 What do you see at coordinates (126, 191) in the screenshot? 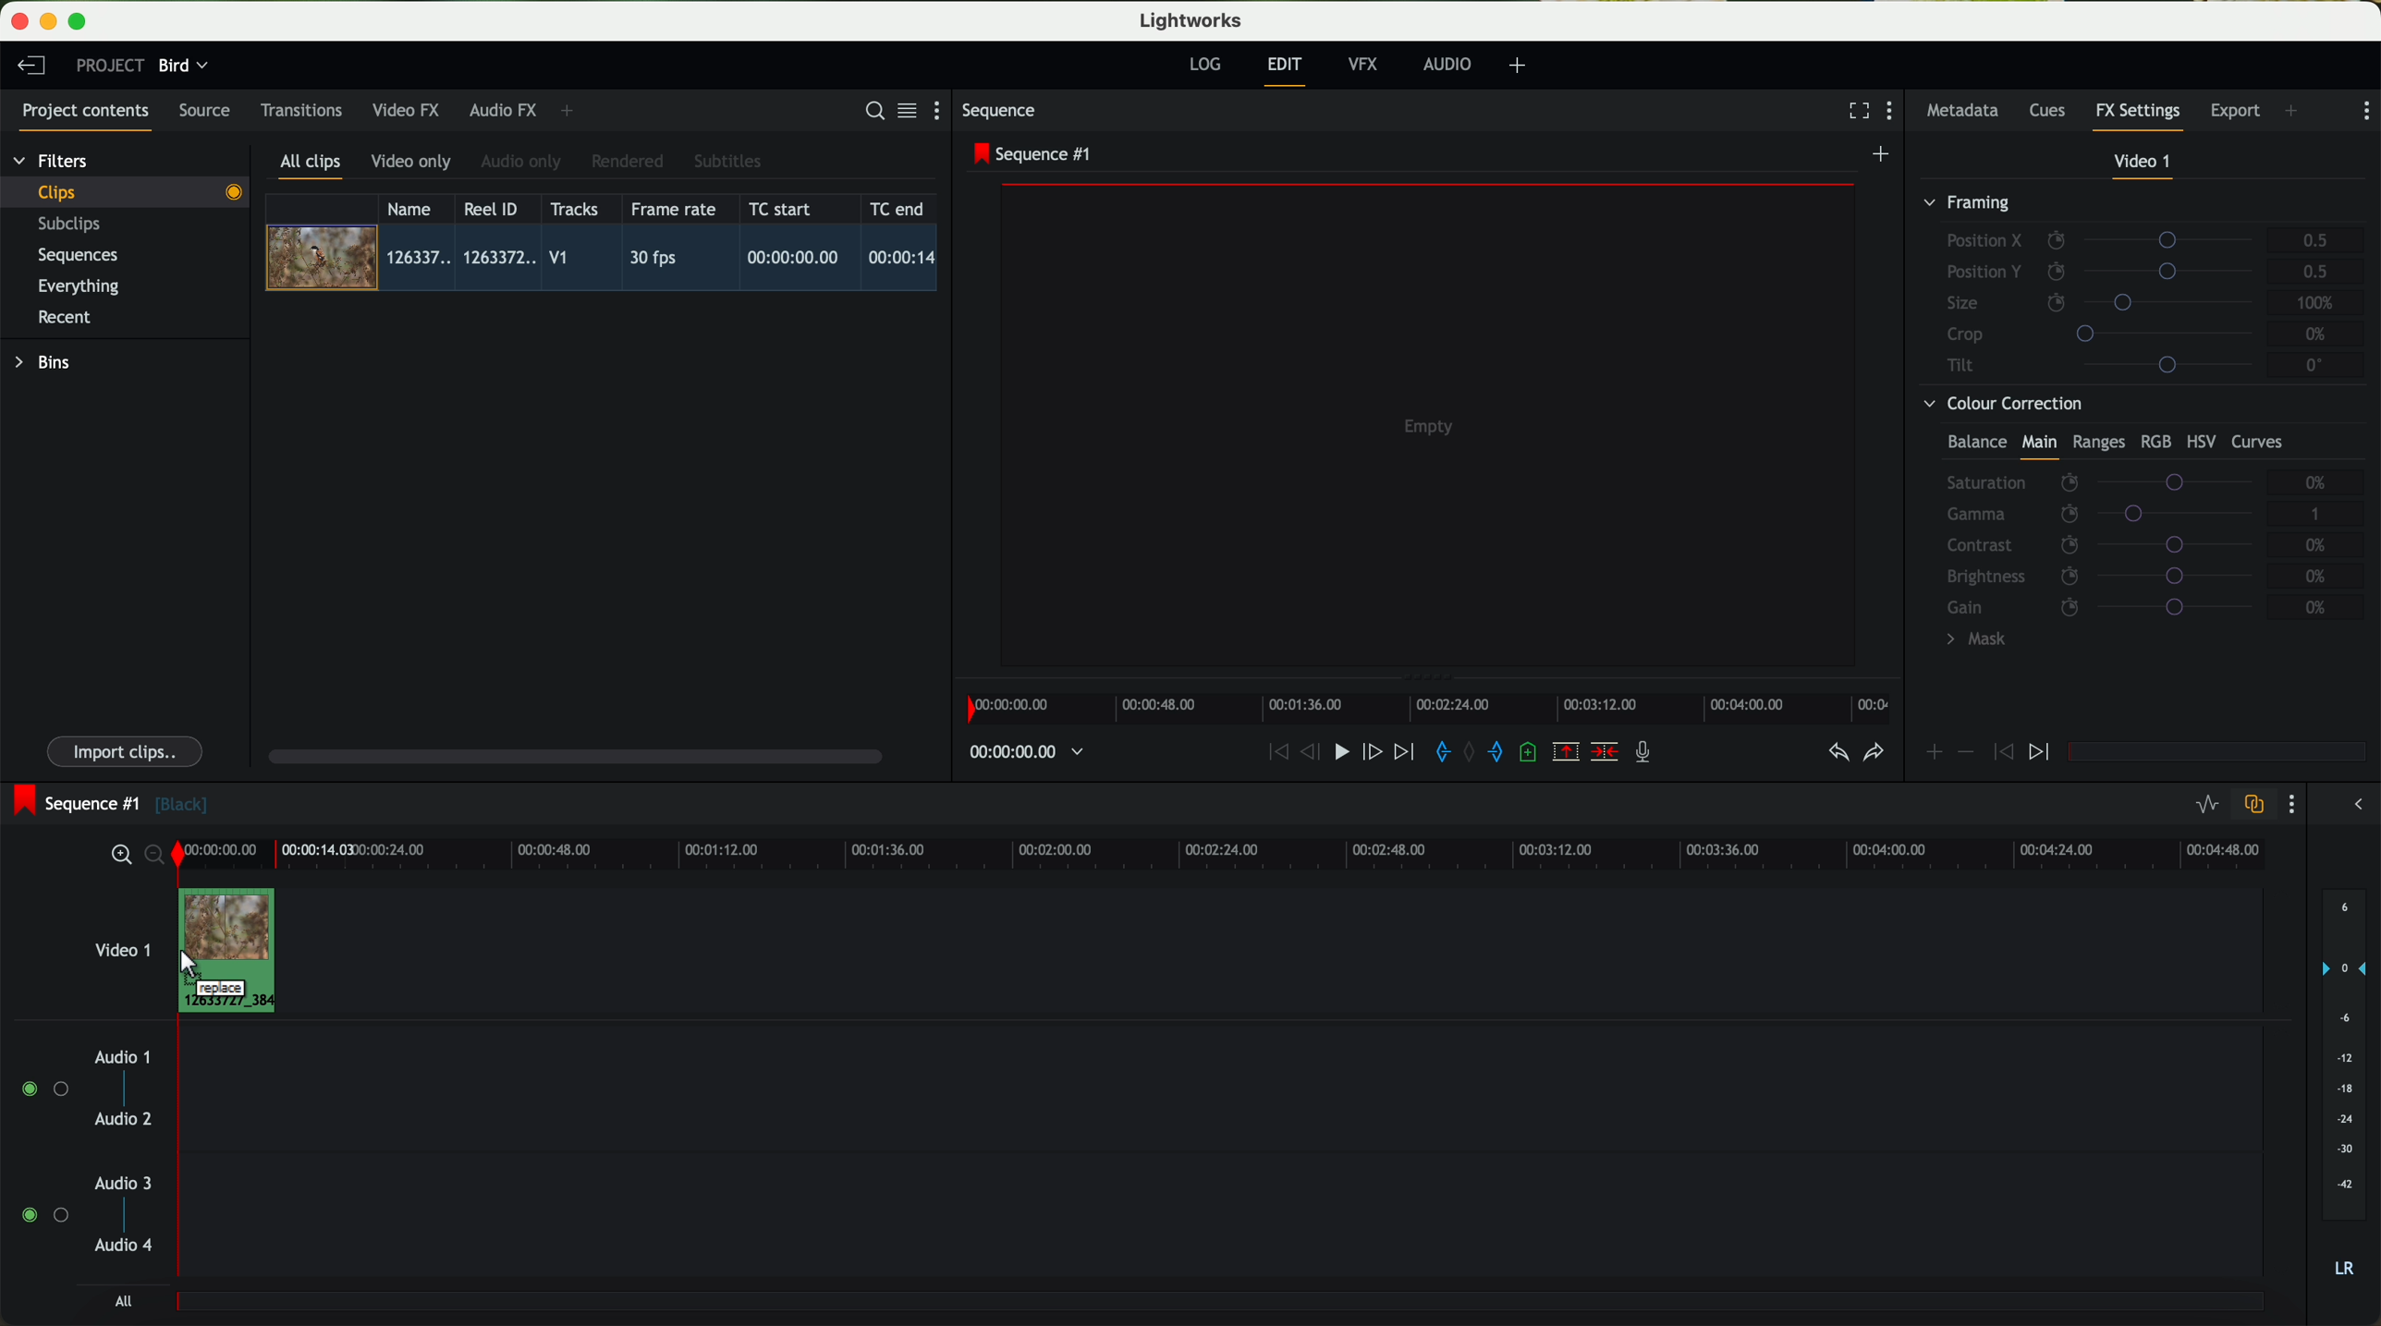
I see `clips` at bounding box center [126, 191].